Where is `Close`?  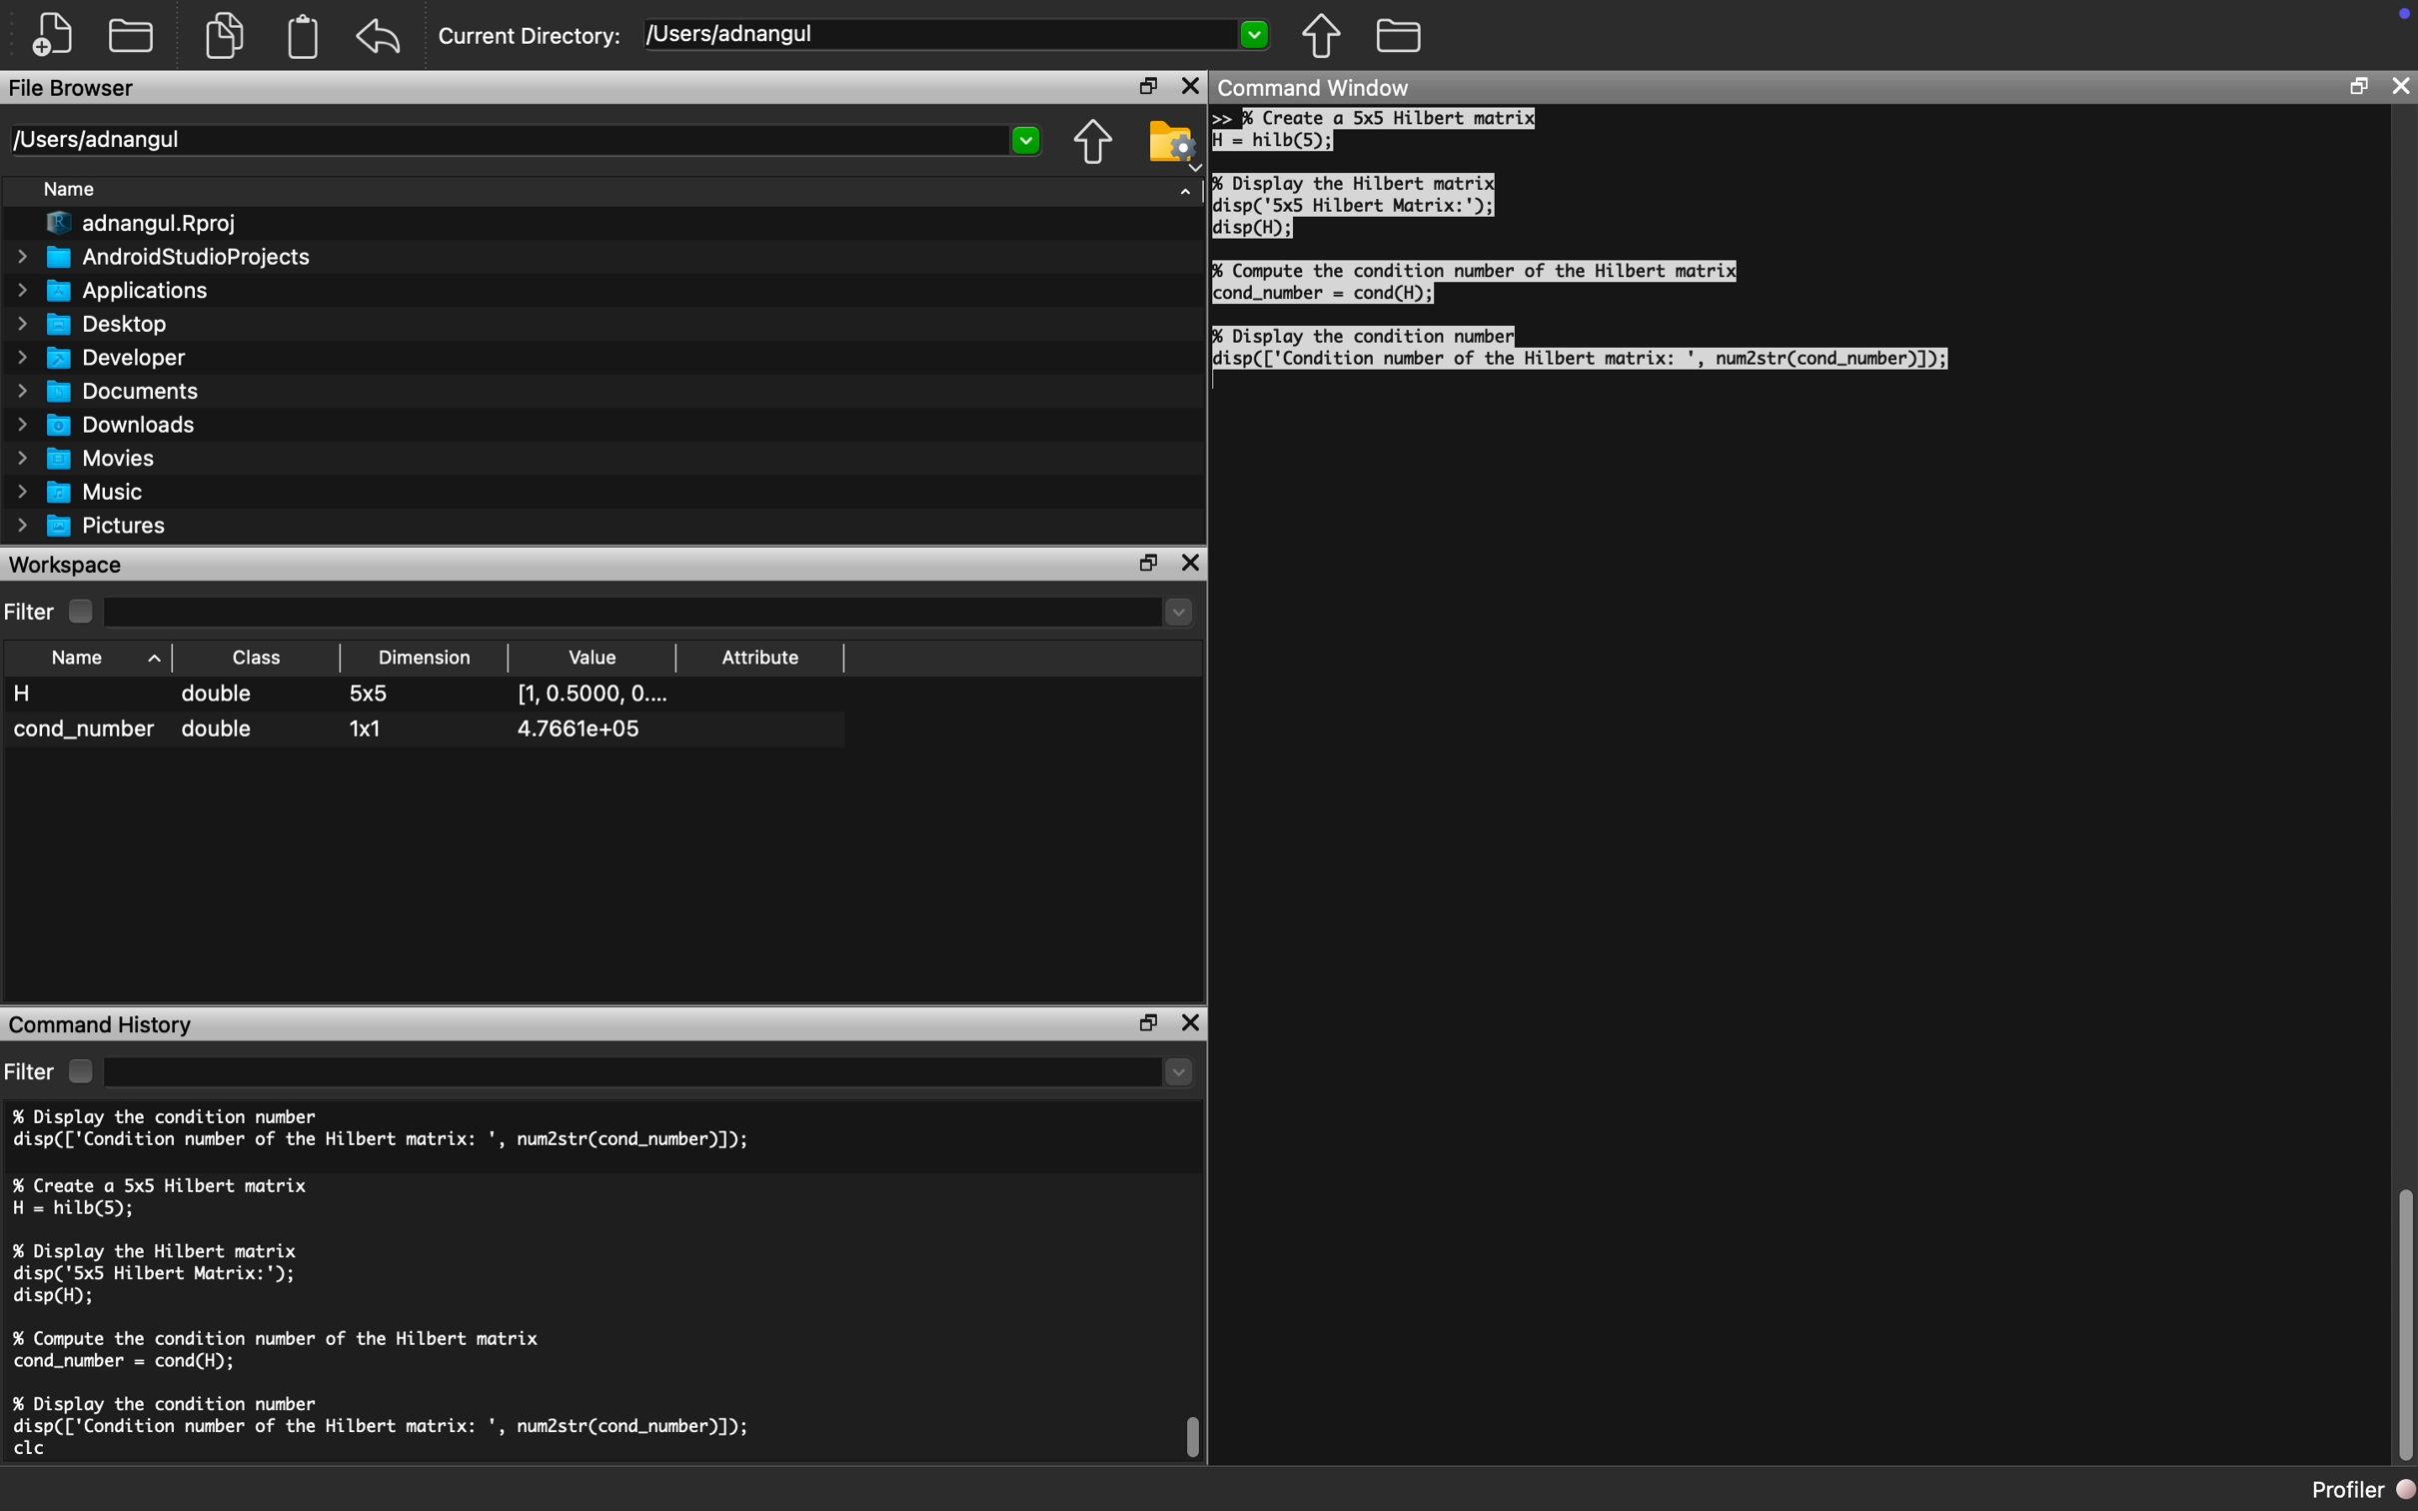 Close is located at coordinates (1192, 87).